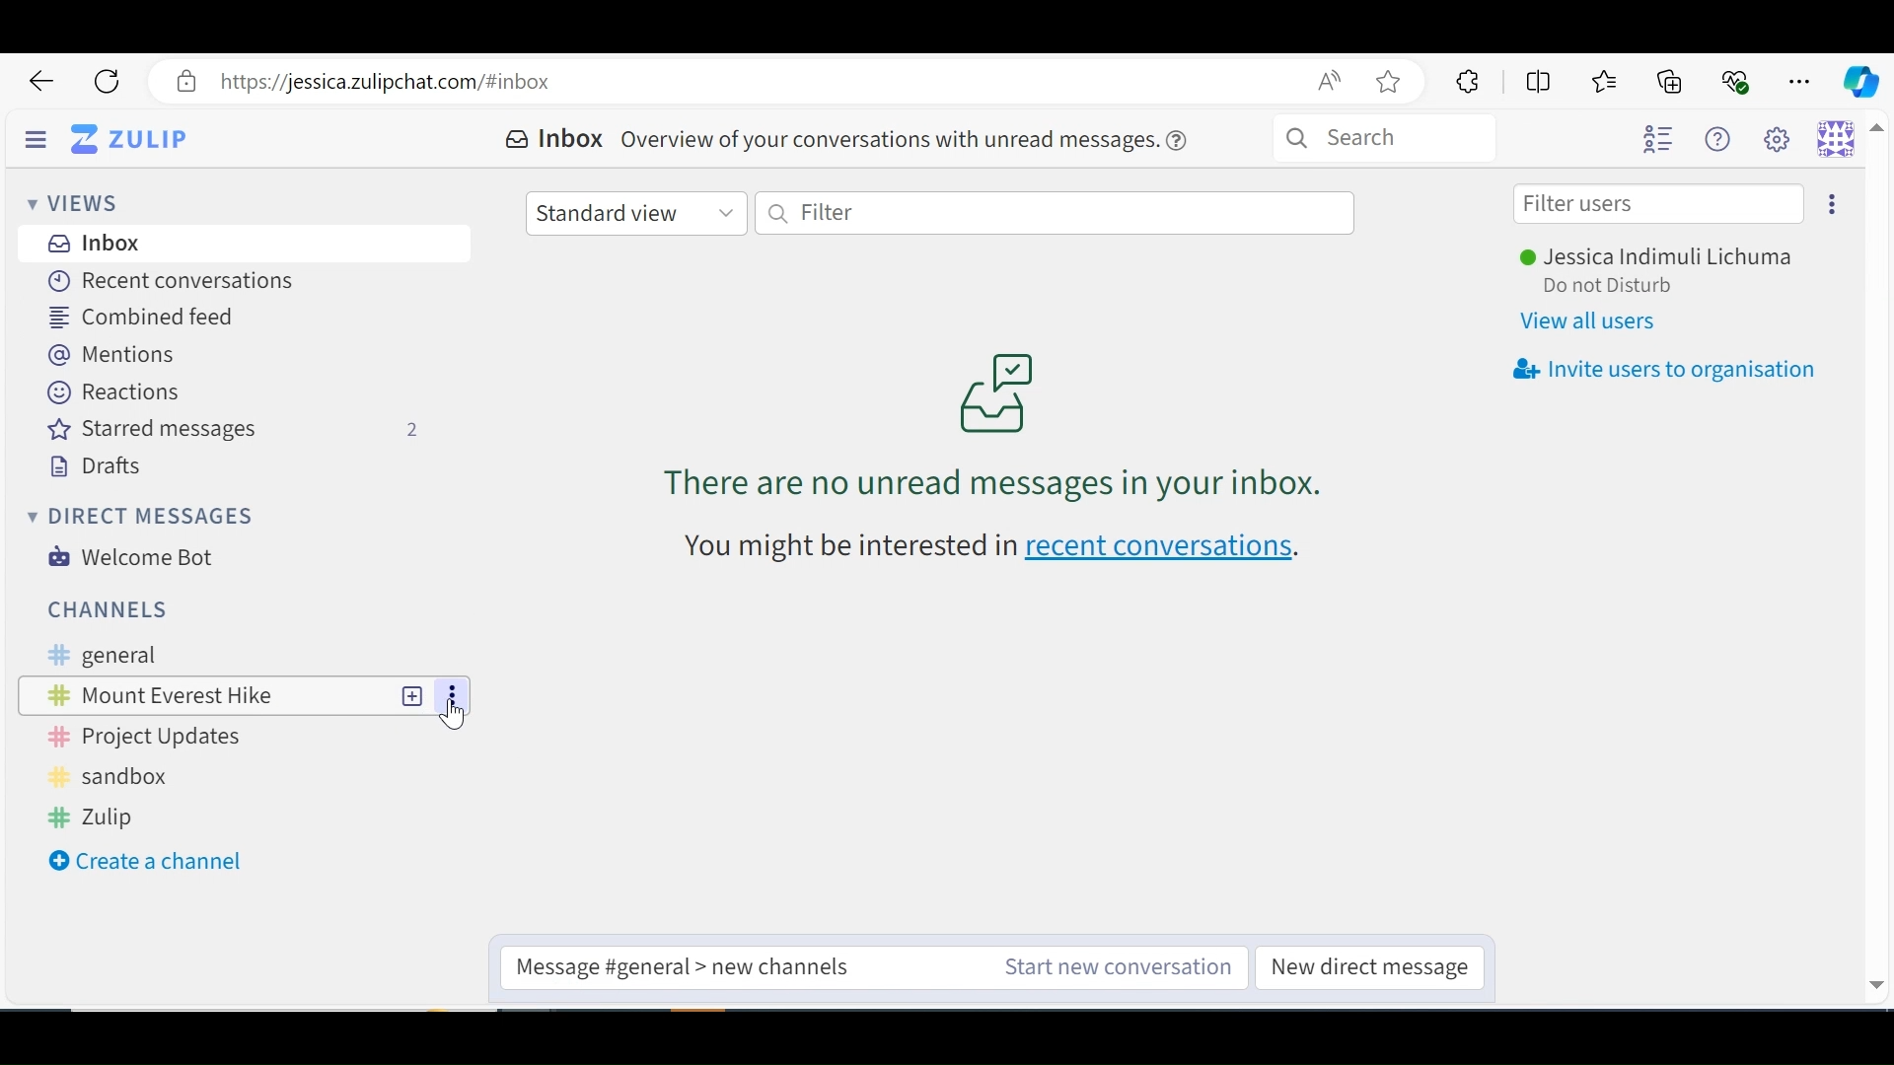 The height and width of the screenshot is (1065, 1894). I want to click on Up, so click(1878, 135).